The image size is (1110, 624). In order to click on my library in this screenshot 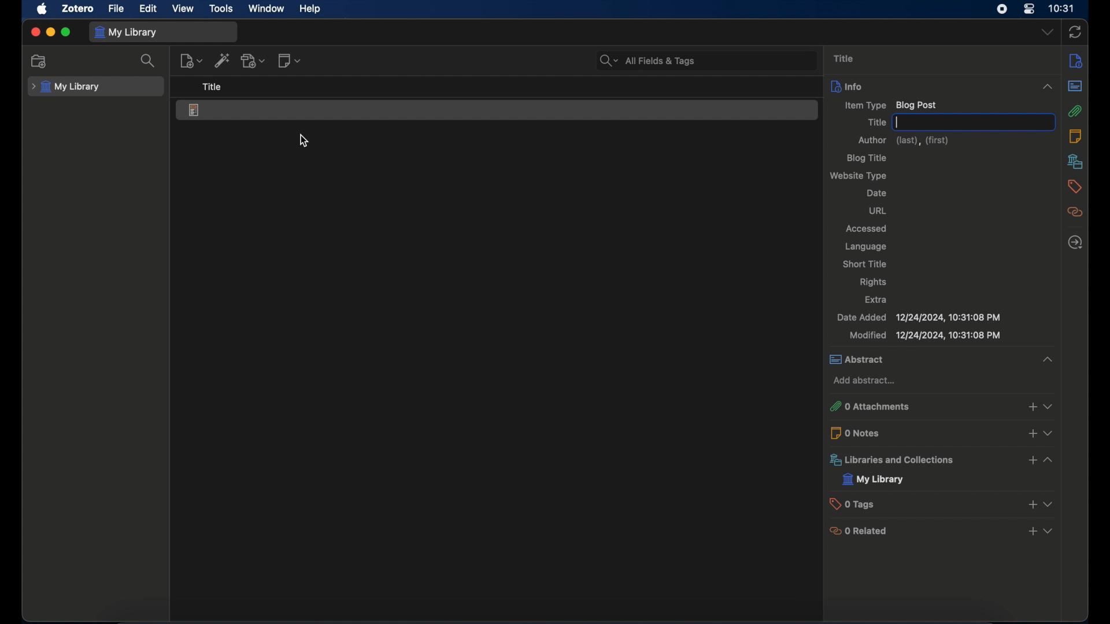, I will do `click(127, 32)`.